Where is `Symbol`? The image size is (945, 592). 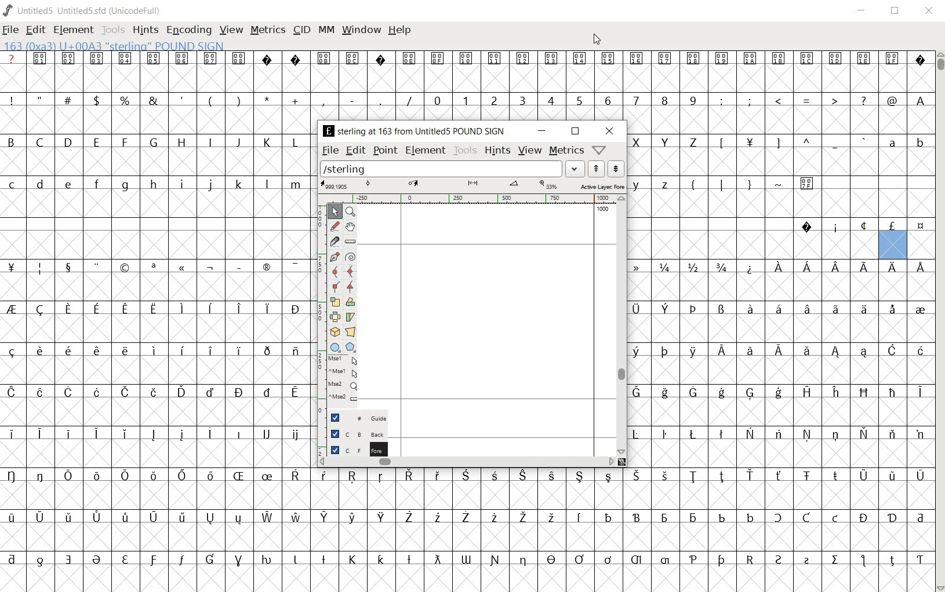 Symbol is located at coordinates (834, 476).